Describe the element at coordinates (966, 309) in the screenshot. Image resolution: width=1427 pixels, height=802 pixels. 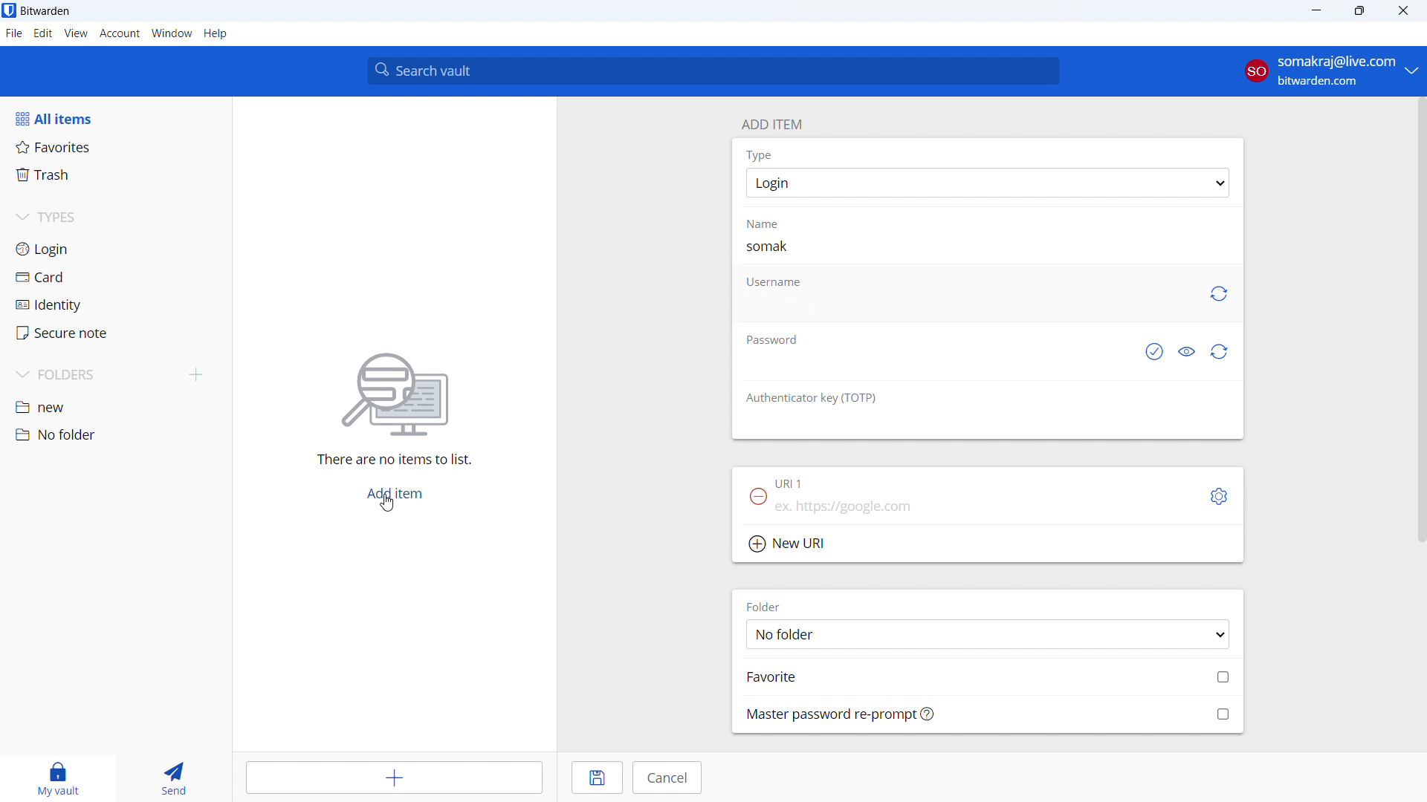
I see `username selected to type` at that location.